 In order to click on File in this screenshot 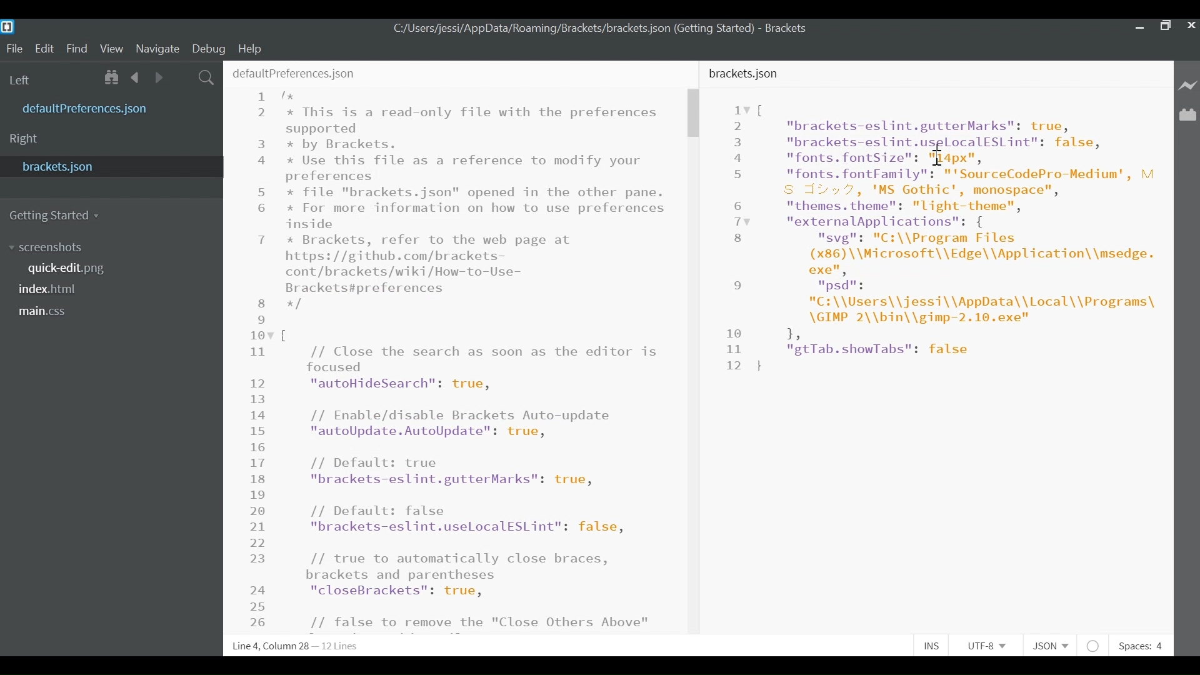, I will do `click(14, 49)`.